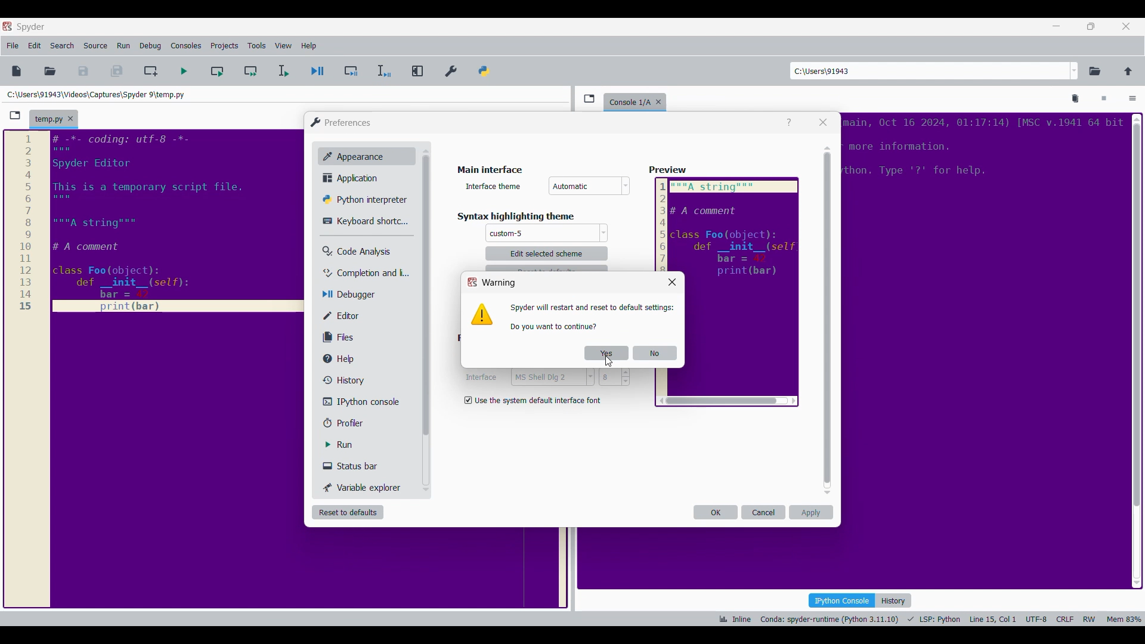 This screenshot has width=1145, height=644. What do you see at coordinates (572, 317) in the screenshot?
I see `Window logo and description` at bounding box center [572, 317].